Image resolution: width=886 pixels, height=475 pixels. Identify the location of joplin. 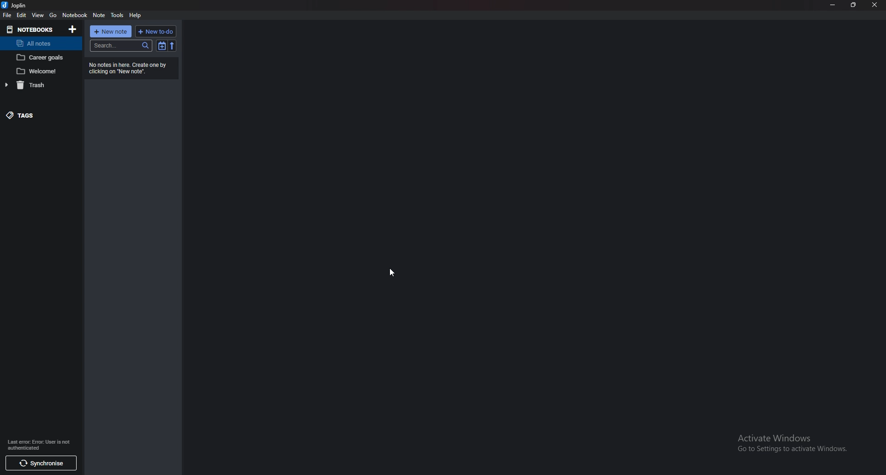
(16, 5).